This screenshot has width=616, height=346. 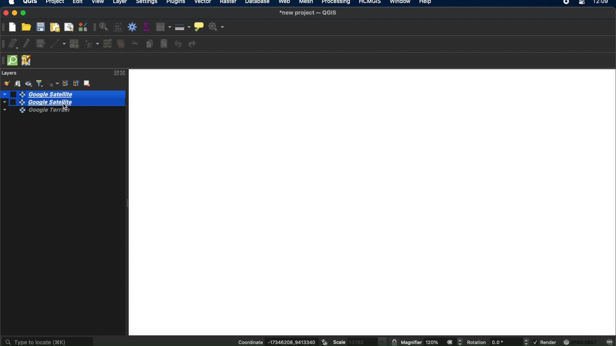 What do you see at coordinates (30, 83) in the screenshot?
I see `manage map themes` at bounding box center [30, 83].